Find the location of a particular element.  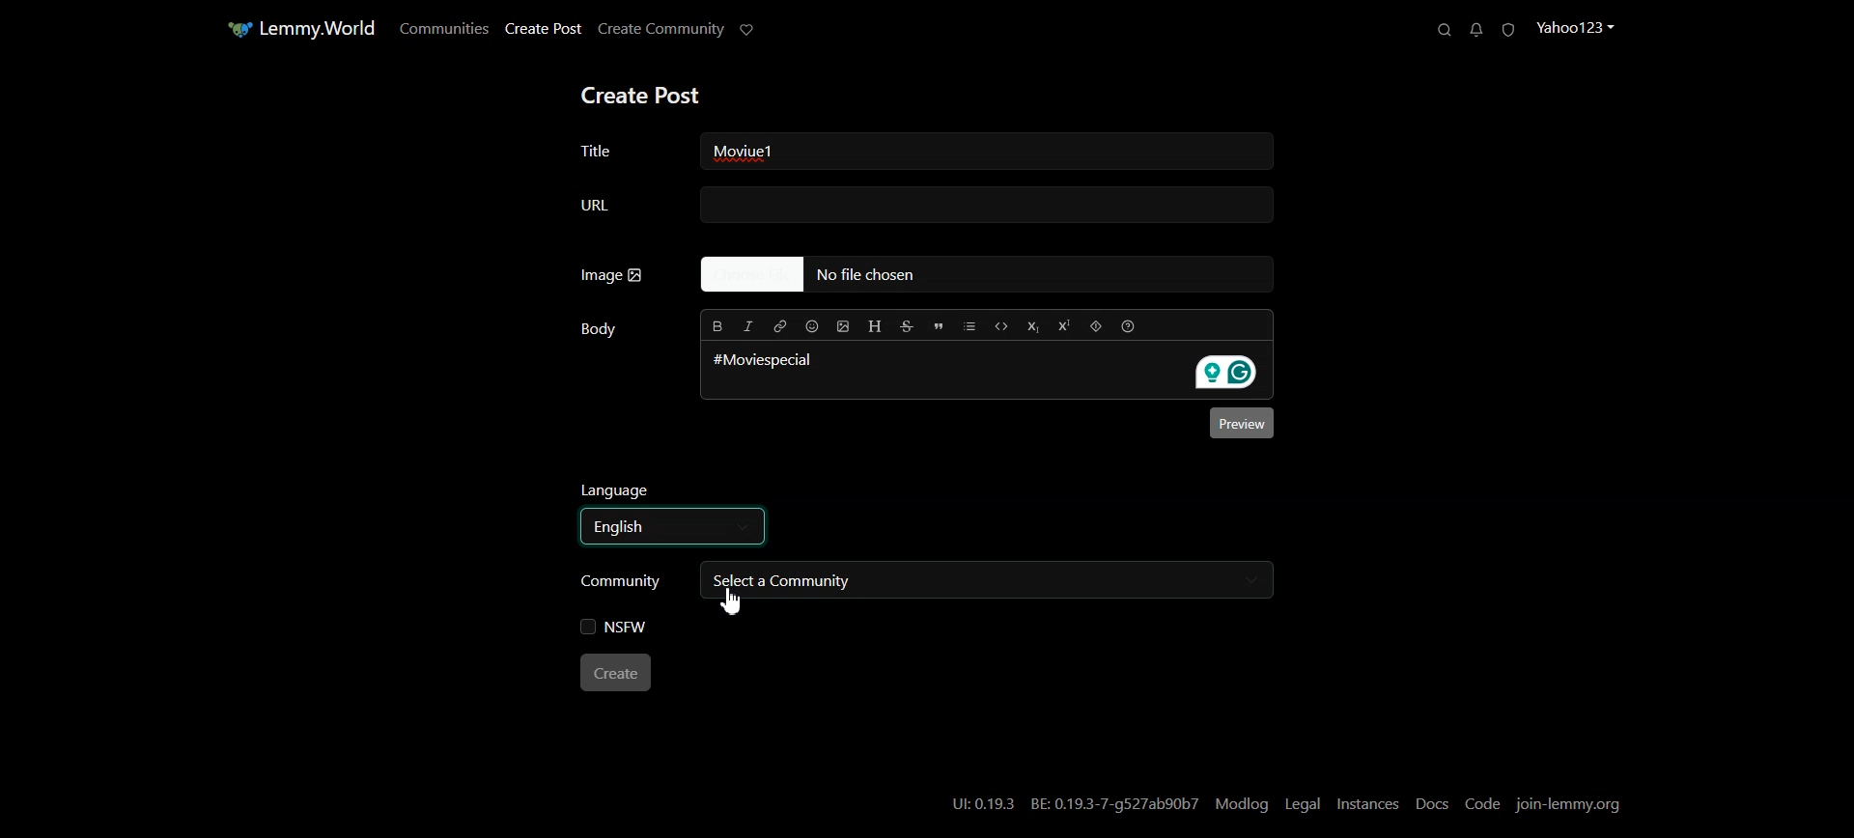

Select language is located at coordinates (672, 528).